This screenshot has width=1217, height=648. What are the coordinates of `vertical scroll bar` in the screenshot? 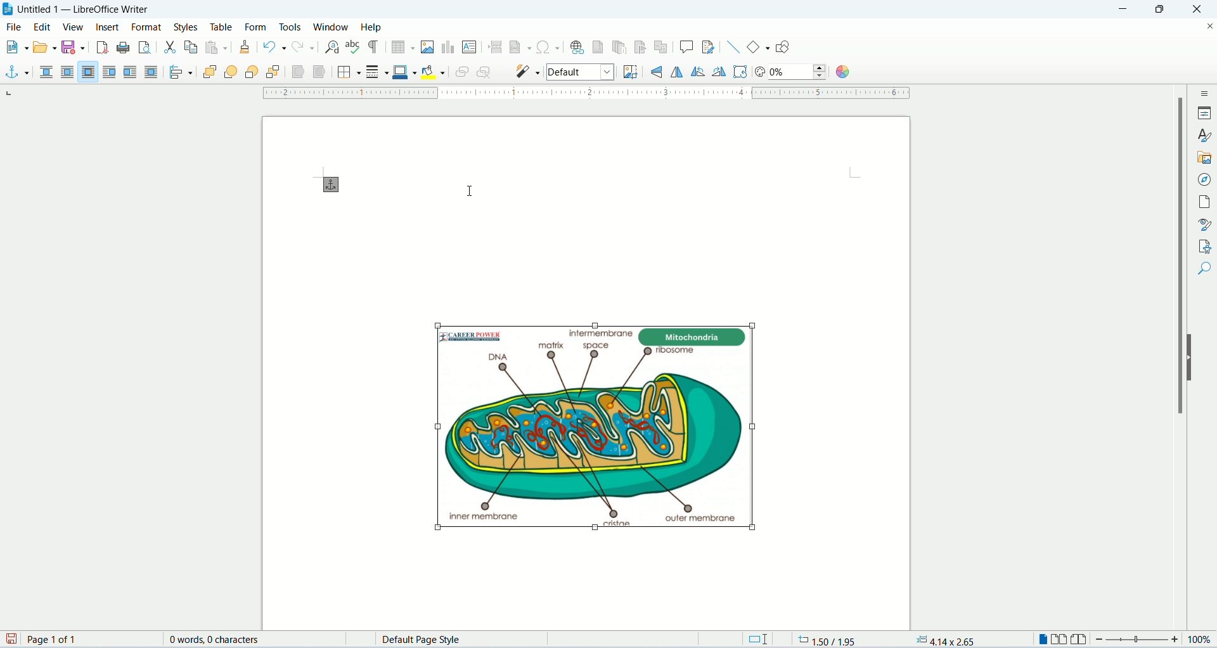 It's located at (1173, 358).